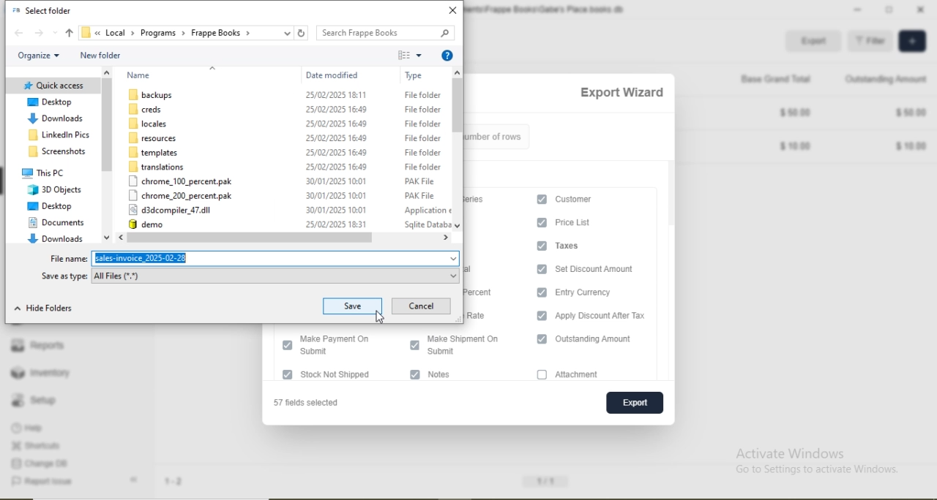 The width and height of the screenshot is (937, 500). I want to click on File folder, so click(424, 124).